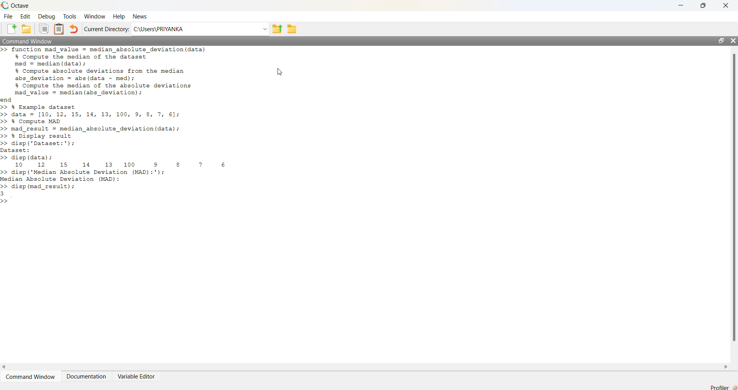 The height and width of the screenshot is (390, 738). Describe the element at coordinates (722, 41) in the screenshot. I see `restore` at that location.